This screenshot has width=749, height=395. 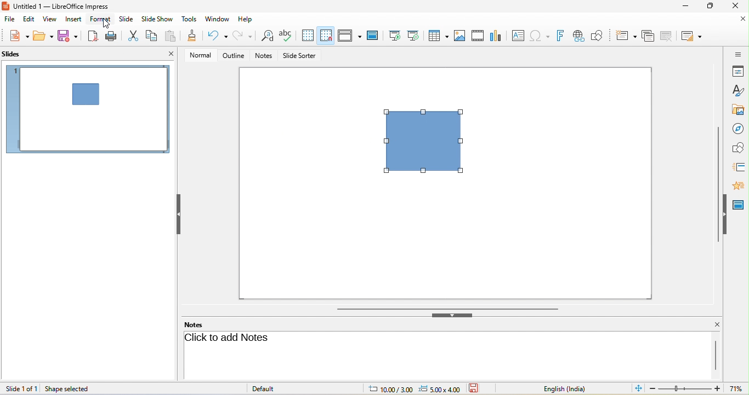 What do you see at coordinates (152, 35) in the screenshot?
I see `copy` at bounding box center [152, 35].